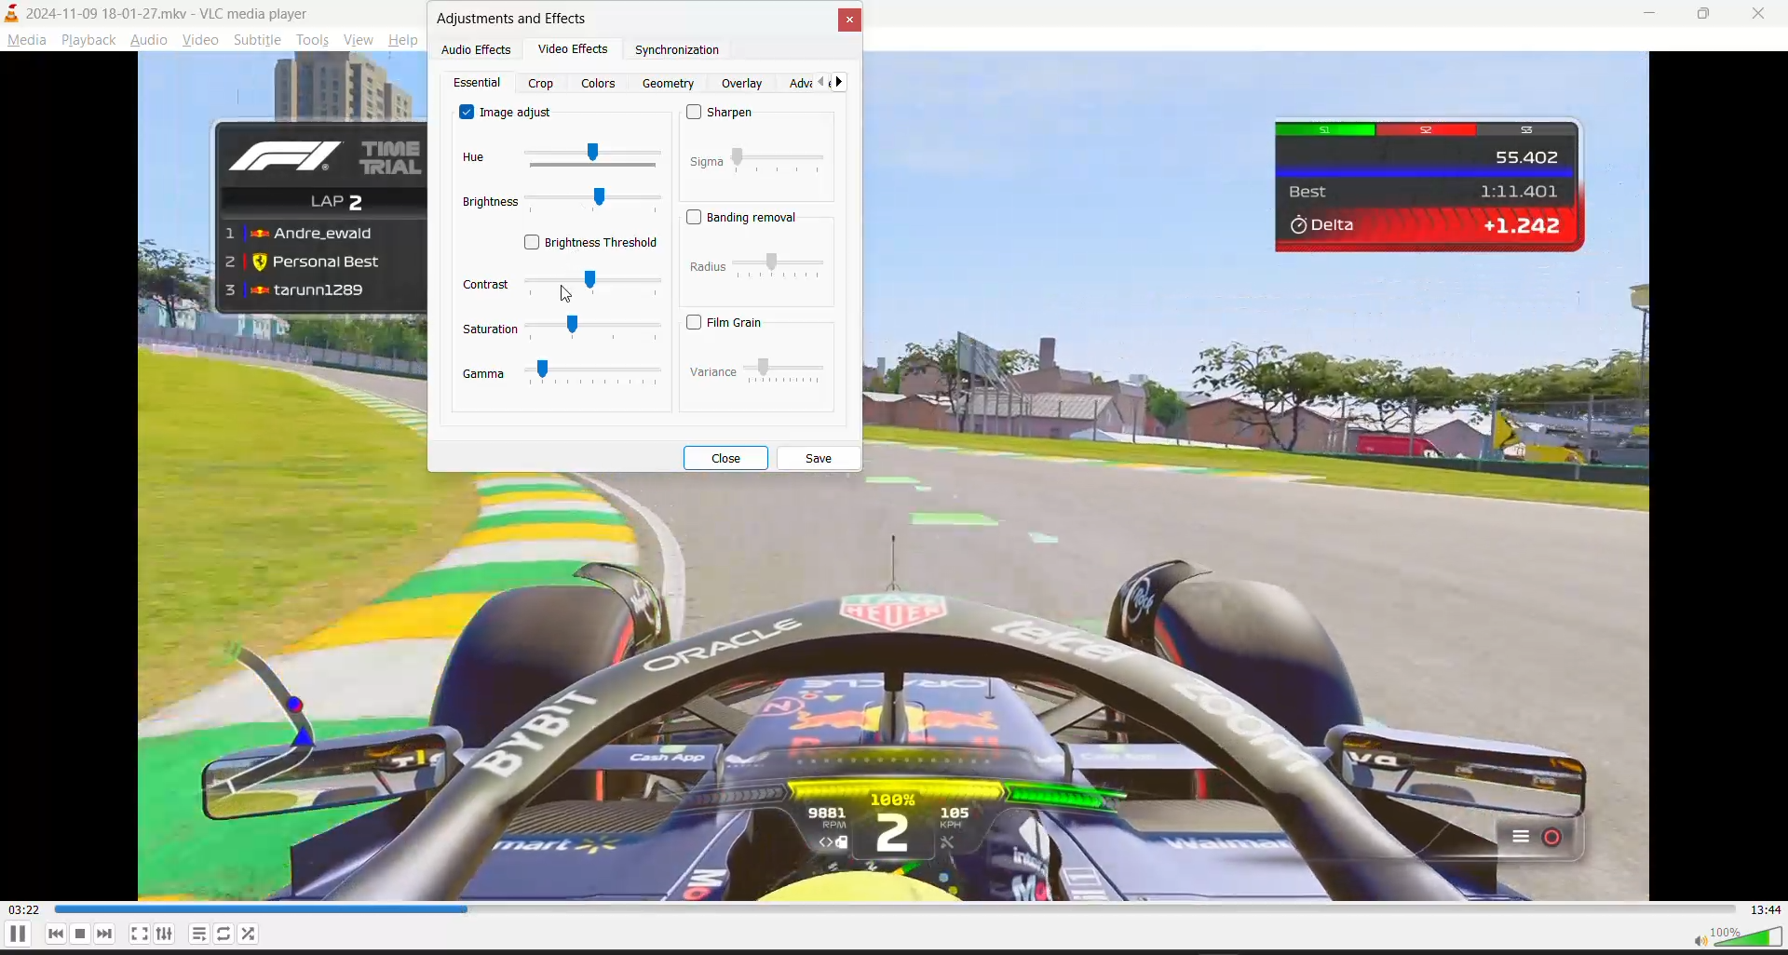 The image size is (1788, 955). What do you see at coordinates (595, 286) in the screenshot?
I see `contrast slider` at bounding box center [595, 286].